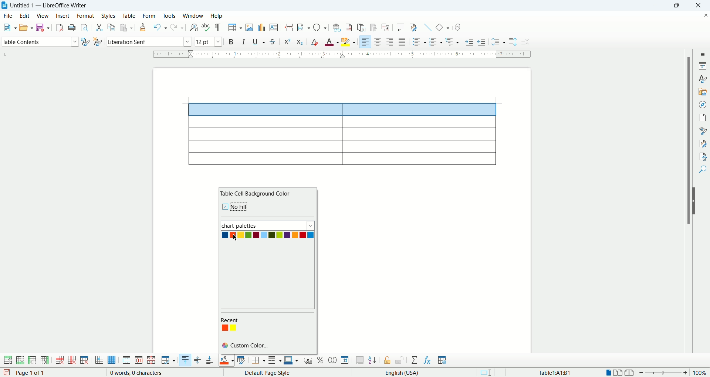  What do you see at coordinates (150, 17) in the screenshot?
I see `form` at bounding box center [150, 17].